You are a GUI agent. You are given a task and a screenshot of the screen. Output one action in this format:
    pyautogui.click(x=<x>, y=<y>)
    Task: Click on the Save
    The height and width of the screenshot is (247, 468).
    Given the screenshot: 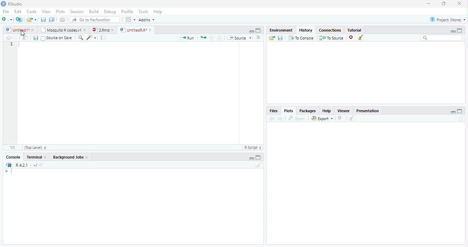 What is the action you would take?
    pyautogui.click(x=35, y=37)
    